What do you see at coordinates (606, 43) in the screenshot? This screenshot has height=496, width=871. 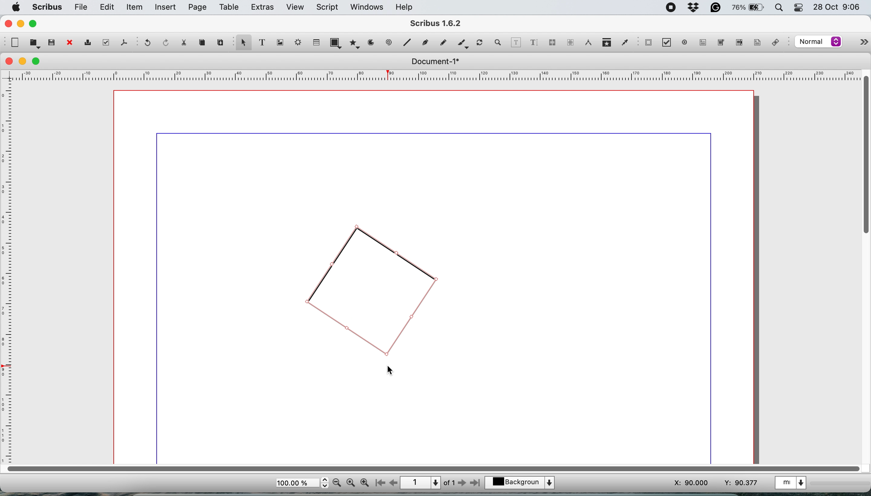 I see `copy item properties` at bounding box center [606, 43].